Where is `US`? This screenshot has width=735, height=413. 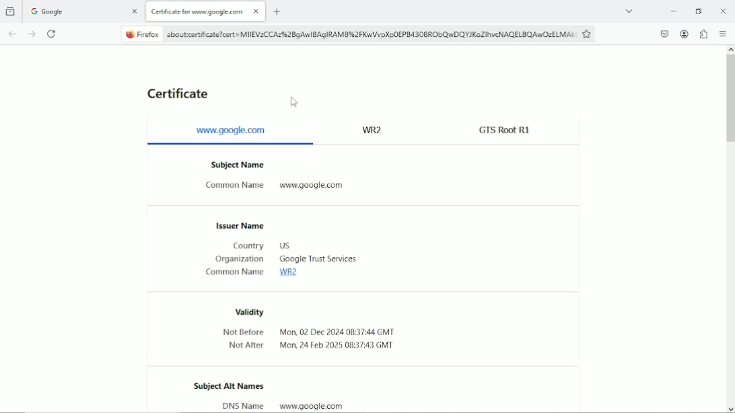
US is located at coordinates (283, 246).